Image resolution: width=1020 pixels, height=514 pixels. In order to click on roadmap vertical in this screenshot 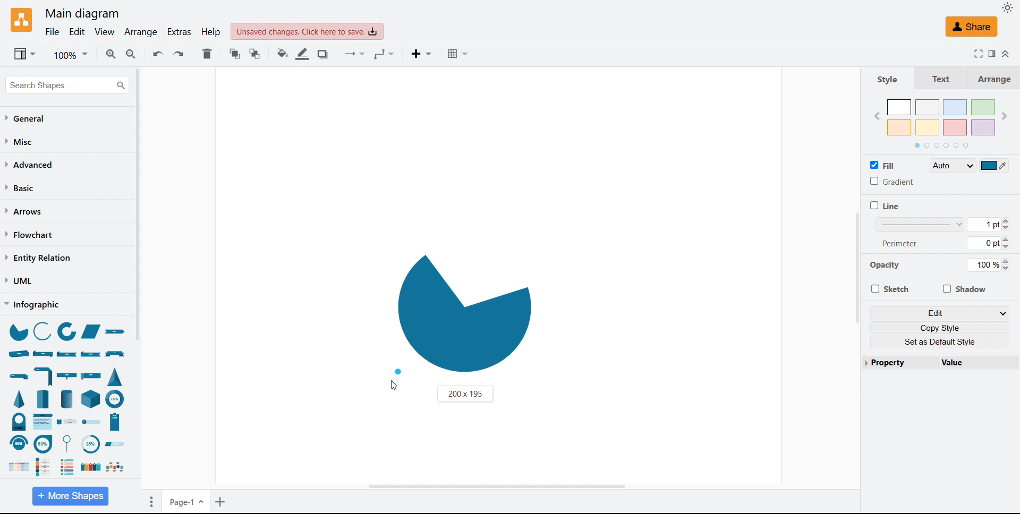, I will do `click(46, 466)`.